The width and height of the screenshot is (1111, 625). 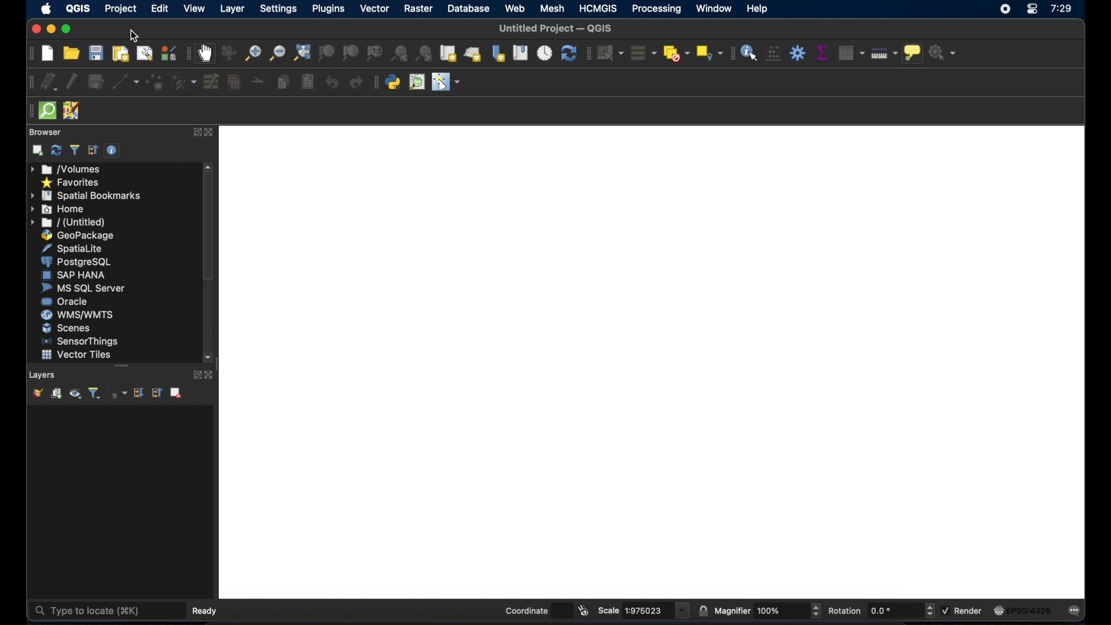 What do you see at coordinates (715, 8) in the screenshot?
I see `window` at bounding box center [715, 8].